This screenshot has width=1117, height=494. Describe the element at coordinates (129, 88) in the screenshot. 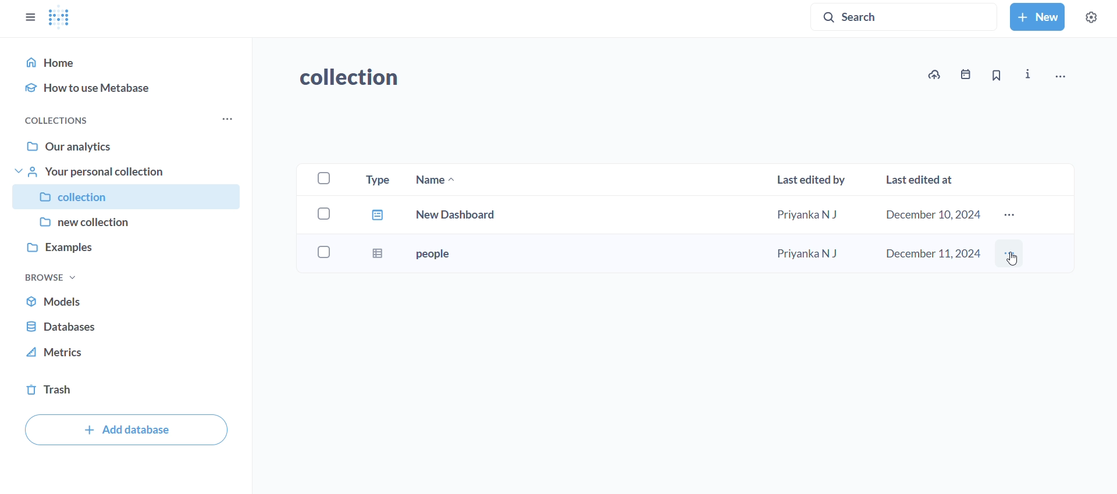

I see `how to use metabase ` at that location.